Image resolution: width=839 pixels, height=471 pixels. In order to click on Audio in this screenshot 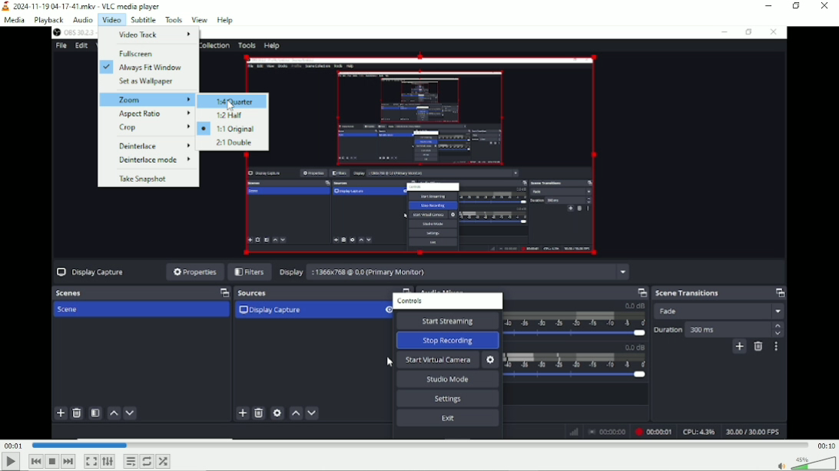, I will do `click(83, 20)`.